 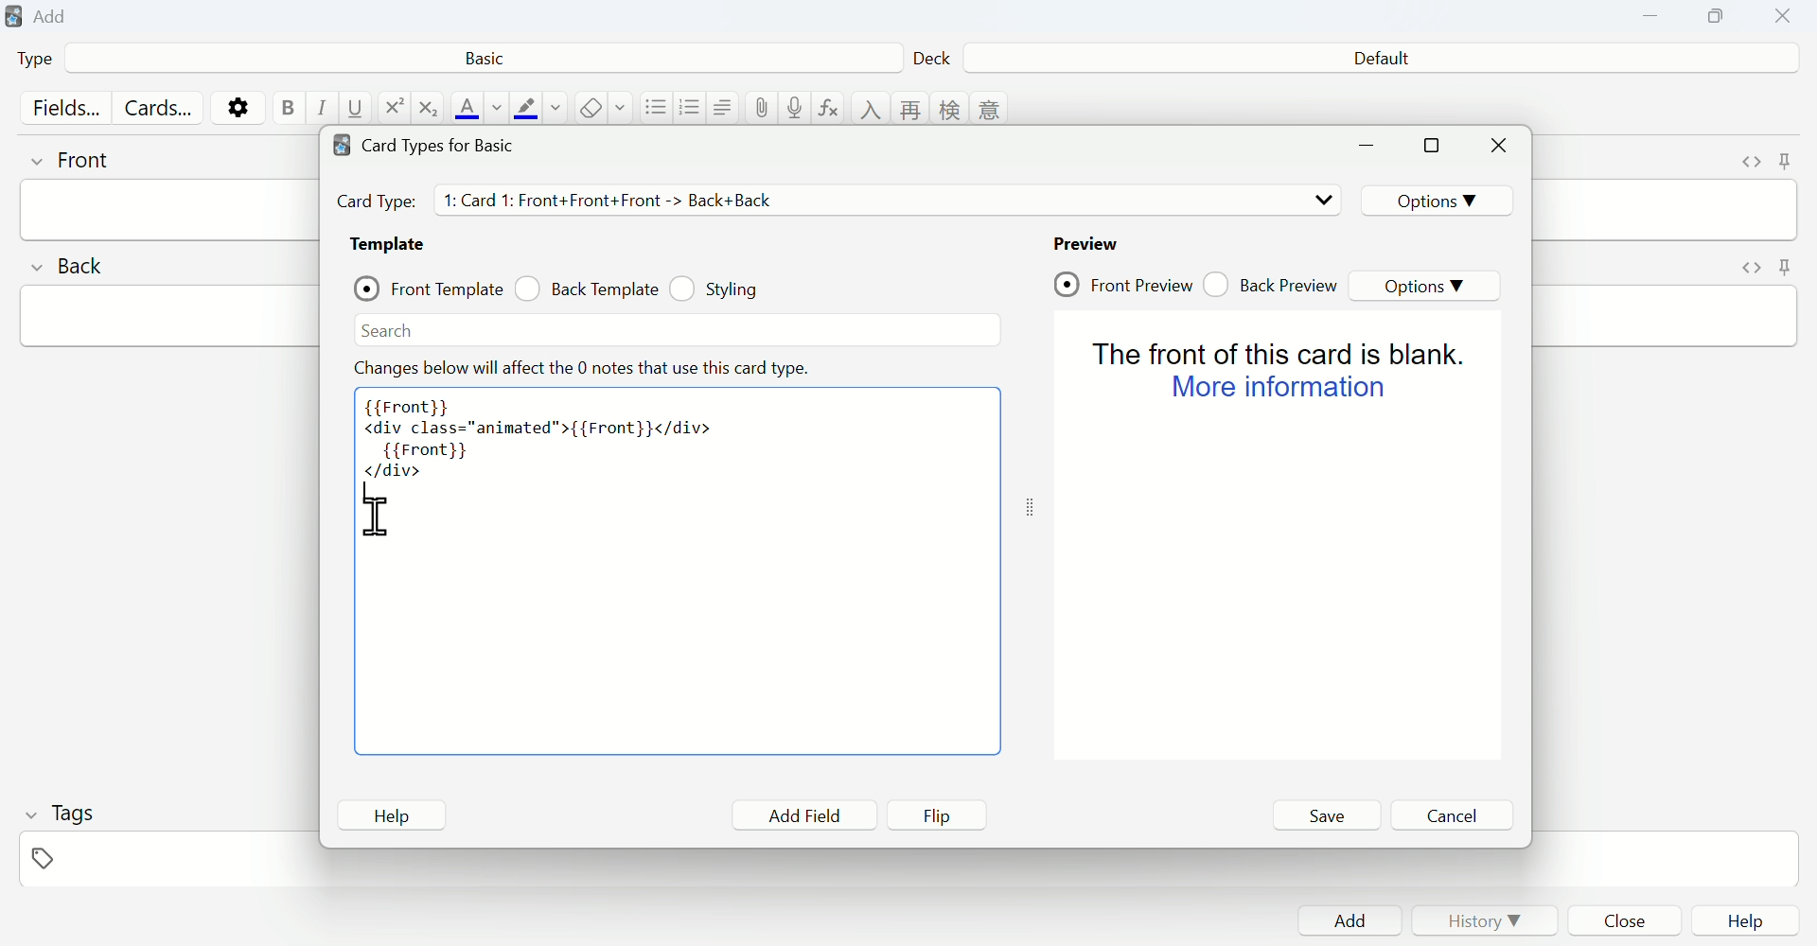 What do you see at coordinates (483, 56) in the screenshot?
I see `Basic` at bounding box center [483, 56].